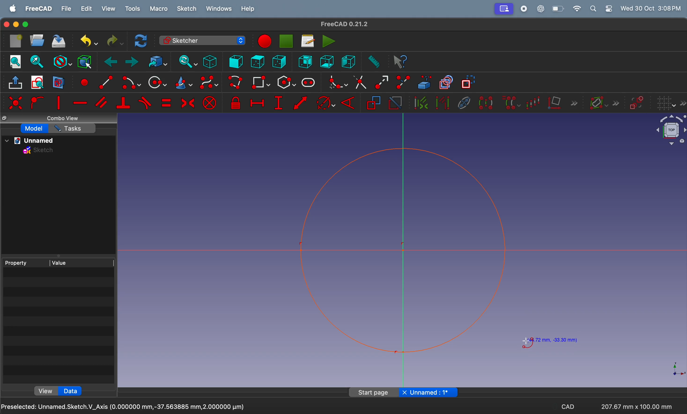  I want to click on edit, so click(87, 9).